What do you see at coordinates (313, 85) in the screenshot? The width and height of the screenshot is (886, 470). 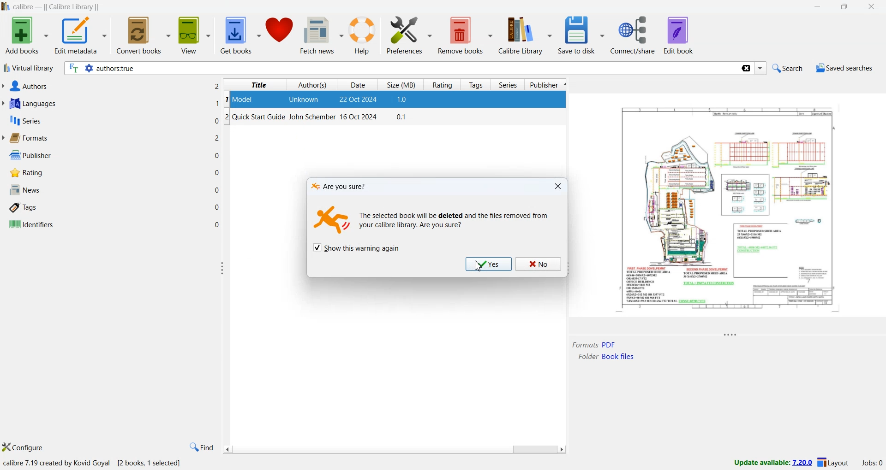 I see `authors` at bounding box center [313, 85].